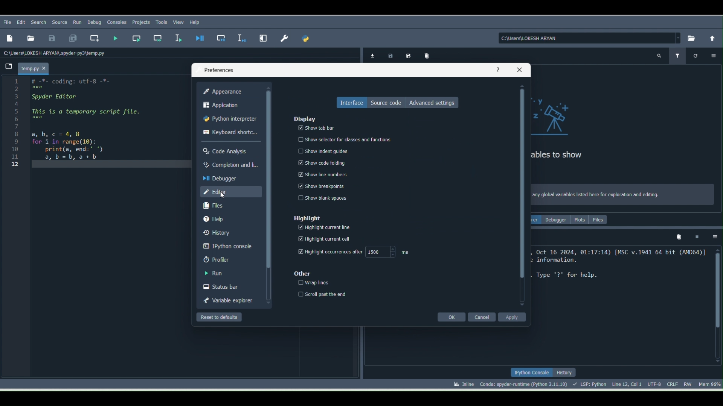  What do you see at coordinates (227, 218) in the screenshot?
I see `Help` at bounding box center [227, 218].